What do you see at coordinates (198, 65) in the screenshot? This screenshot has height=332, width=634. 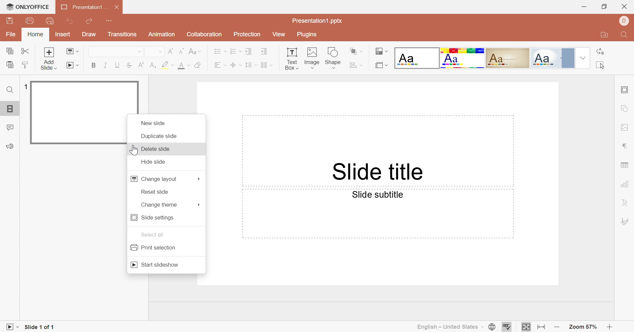 I see `Clear style` at bounding box center [198, 65].